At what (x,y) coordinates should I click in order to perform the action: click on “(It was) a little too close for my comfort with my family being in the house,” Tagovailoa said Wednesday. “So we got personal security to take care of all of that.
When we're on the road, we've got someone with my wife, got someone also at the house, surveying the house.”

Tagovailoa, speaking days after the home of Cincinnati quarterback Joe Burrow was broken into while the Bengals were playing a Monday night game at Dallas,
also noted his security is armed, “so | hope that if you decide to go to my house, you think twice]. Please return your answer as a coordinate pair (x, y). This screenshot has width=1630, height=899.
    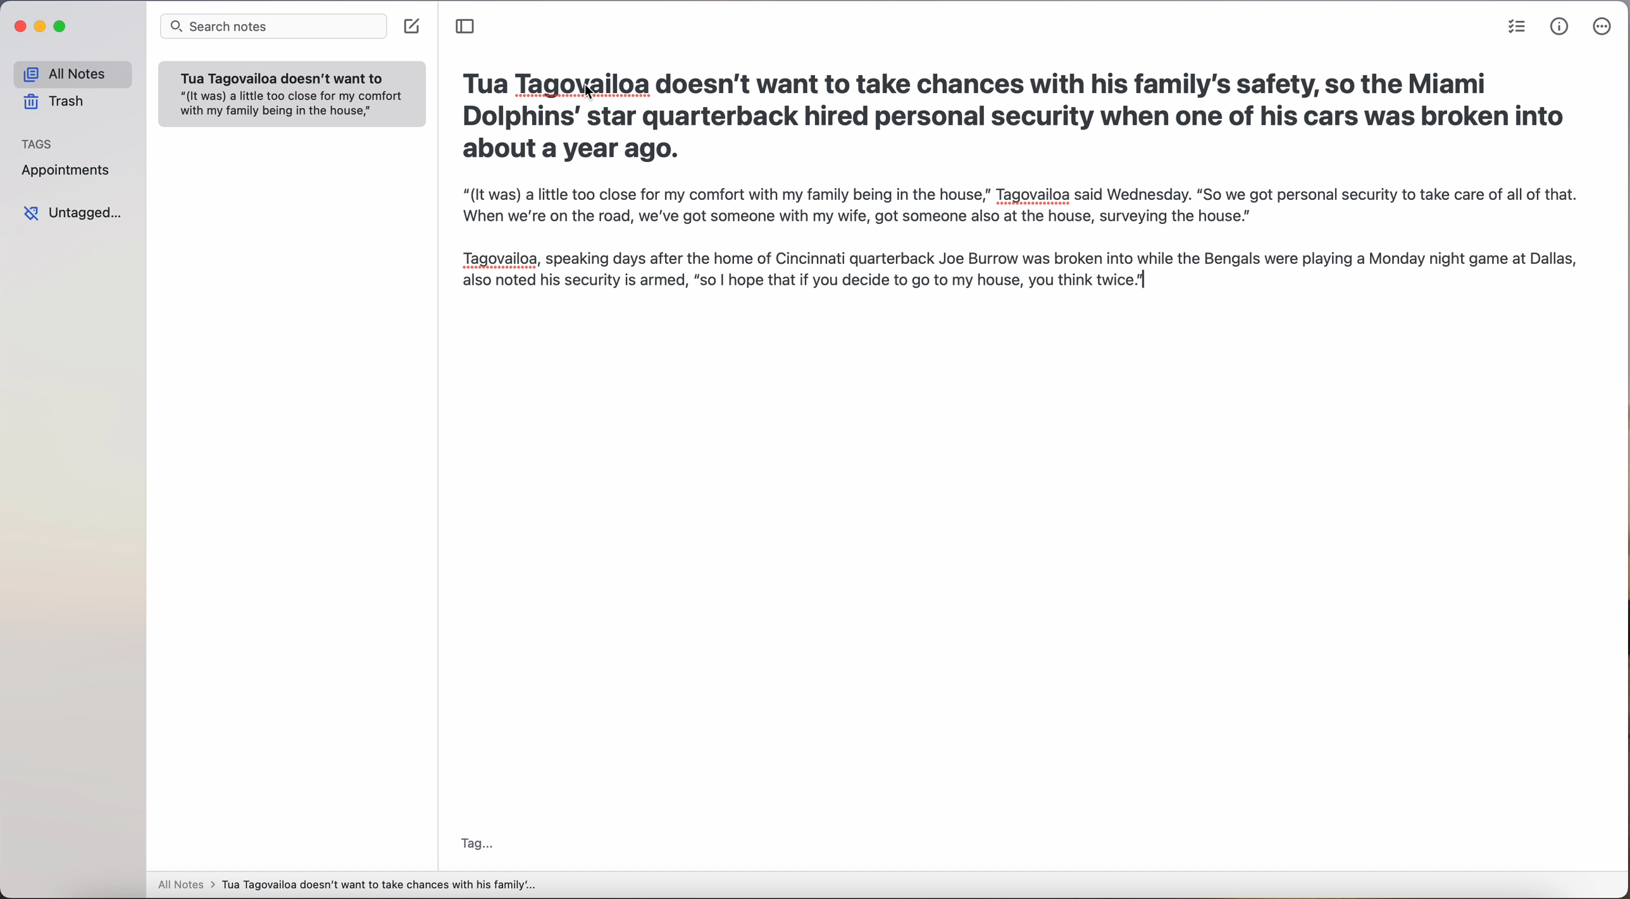
    Looking at the image, I should click on (1023, 248).